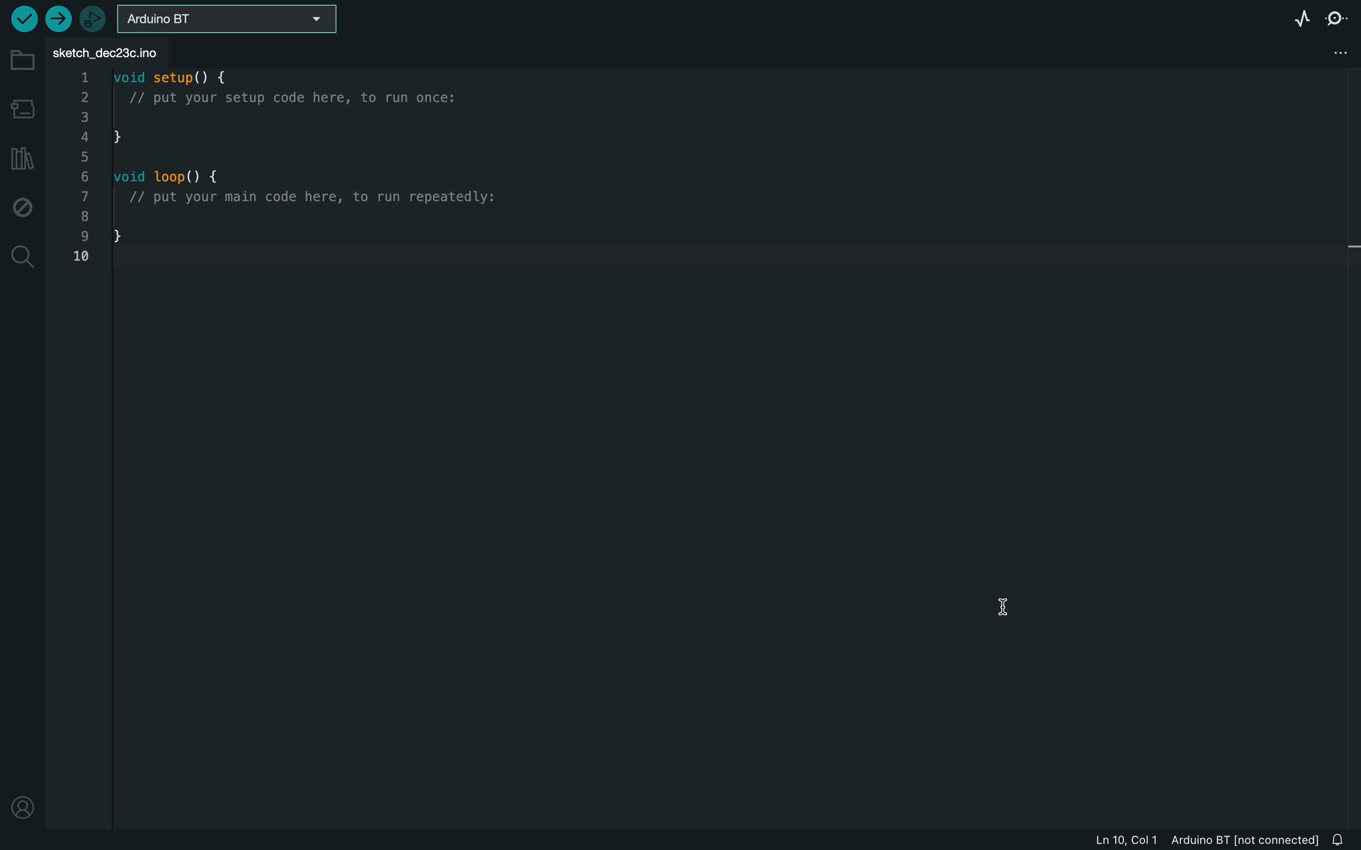 This screenshot has height=850, width=1361. Describe the element at coordinates (294, 169) in the screenshot. I see `code` at that location.